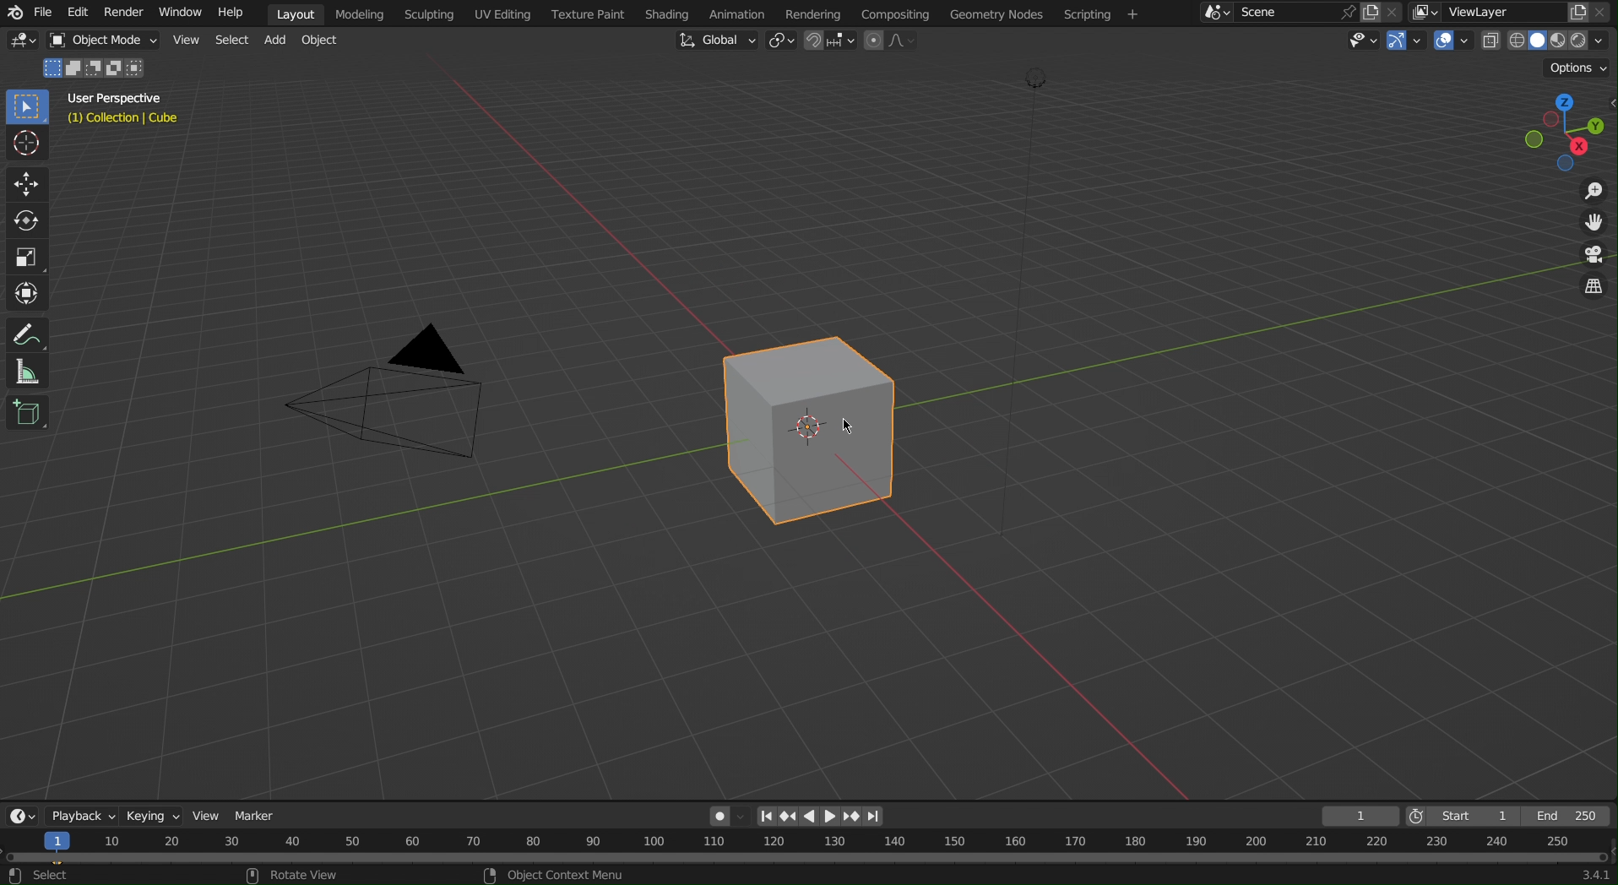  Describe the element at coordinates (787, 817) in the screenshot. I see `Previous` at that location.